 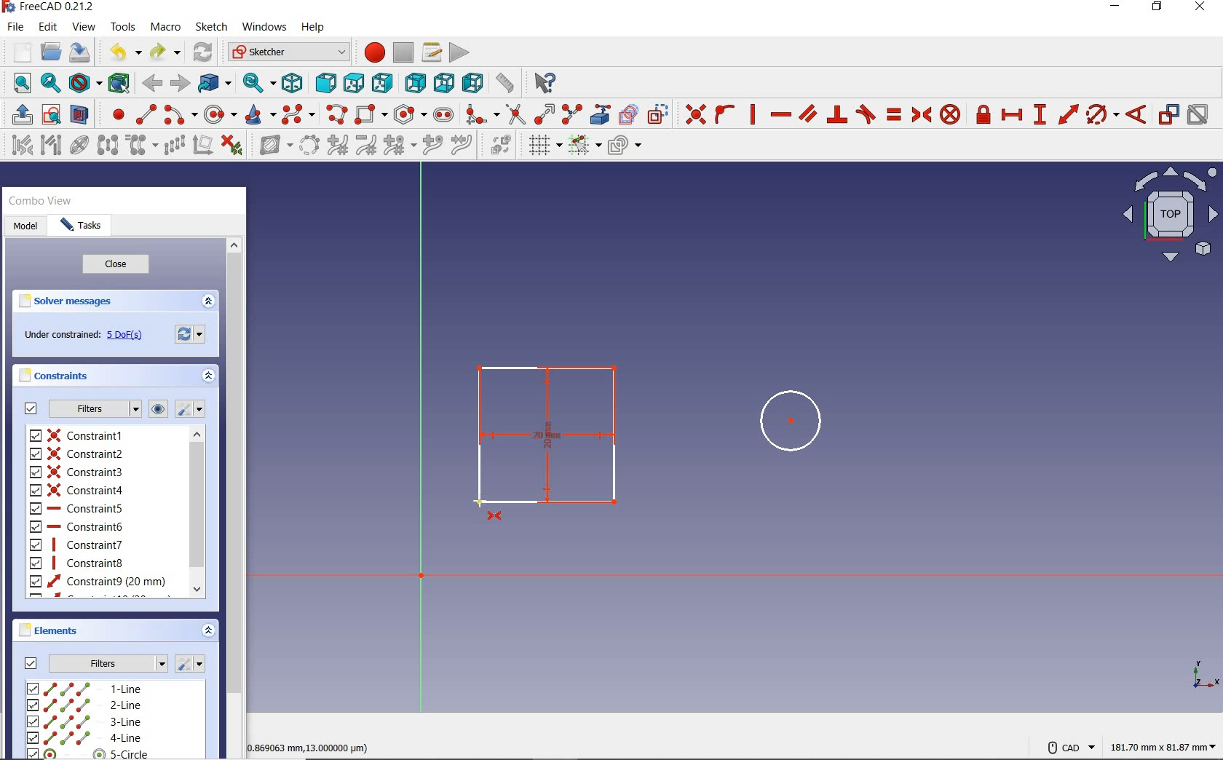 I want to click on help, so click(x=314, y=28).